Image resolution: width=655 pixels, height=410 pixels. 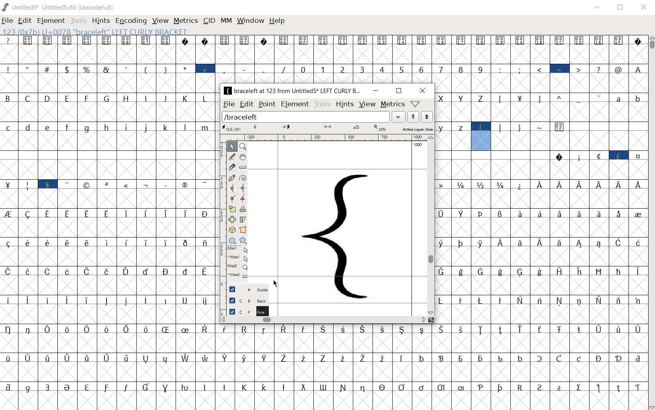 I want to click on view, so click(x=159, y=20).